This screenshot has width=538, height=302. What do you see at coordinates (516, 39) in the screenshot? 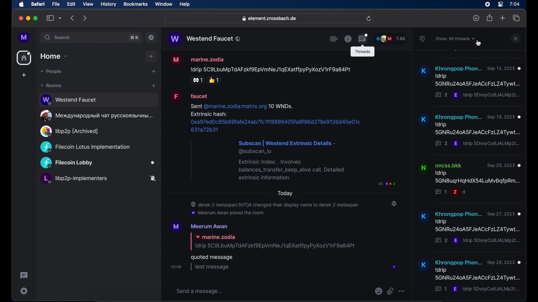
I see `close` at bounding box center [516, 39].